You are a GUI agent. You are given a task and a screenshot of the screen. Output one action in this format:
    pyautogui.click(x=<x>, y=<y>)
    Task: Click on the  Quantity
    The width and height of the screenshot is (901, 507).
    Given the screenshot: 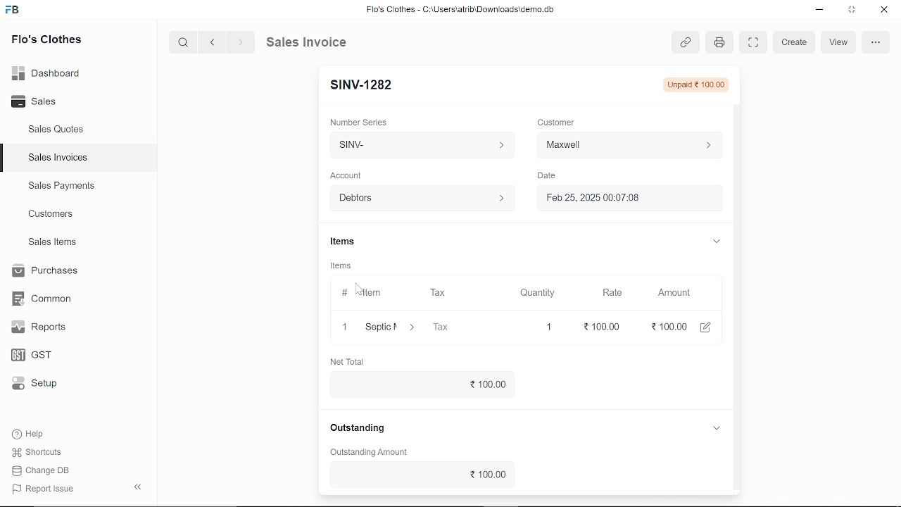 What is the action you would take?
    pyautogui.click(x=535, y=293)
    